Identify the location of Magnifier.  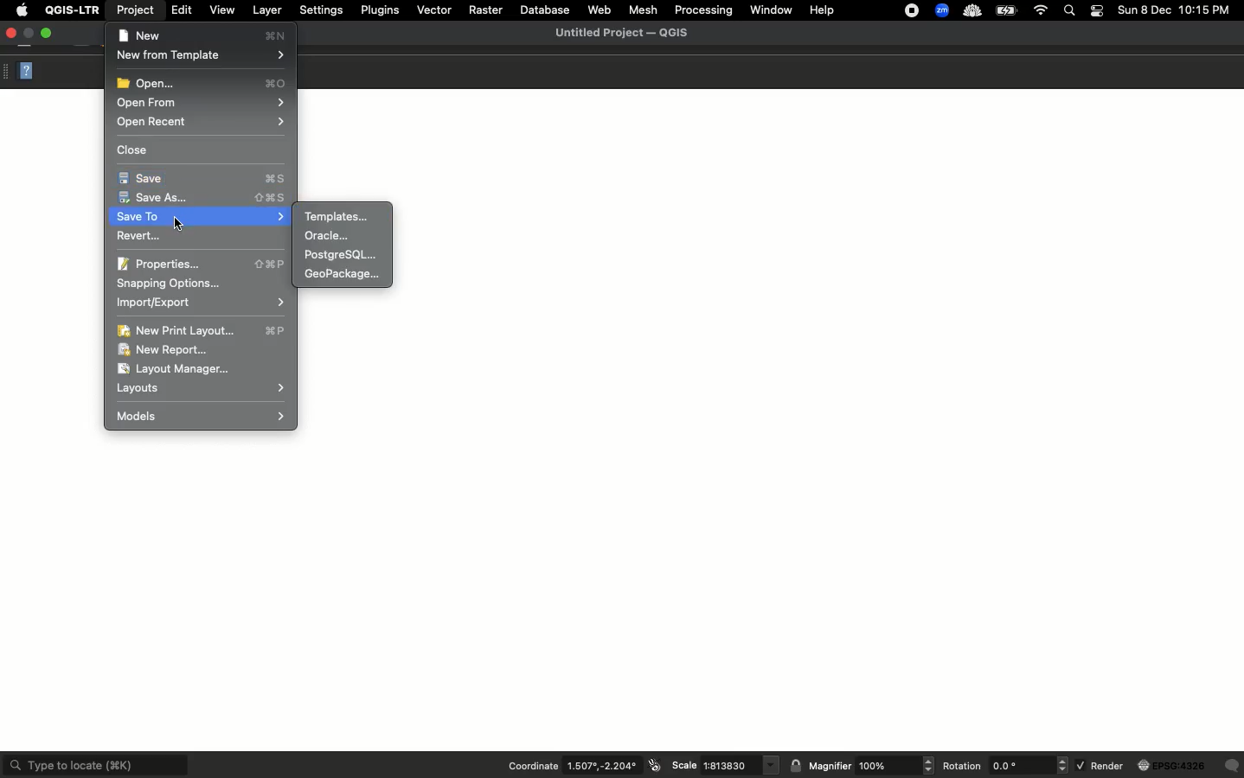
(830, 767).